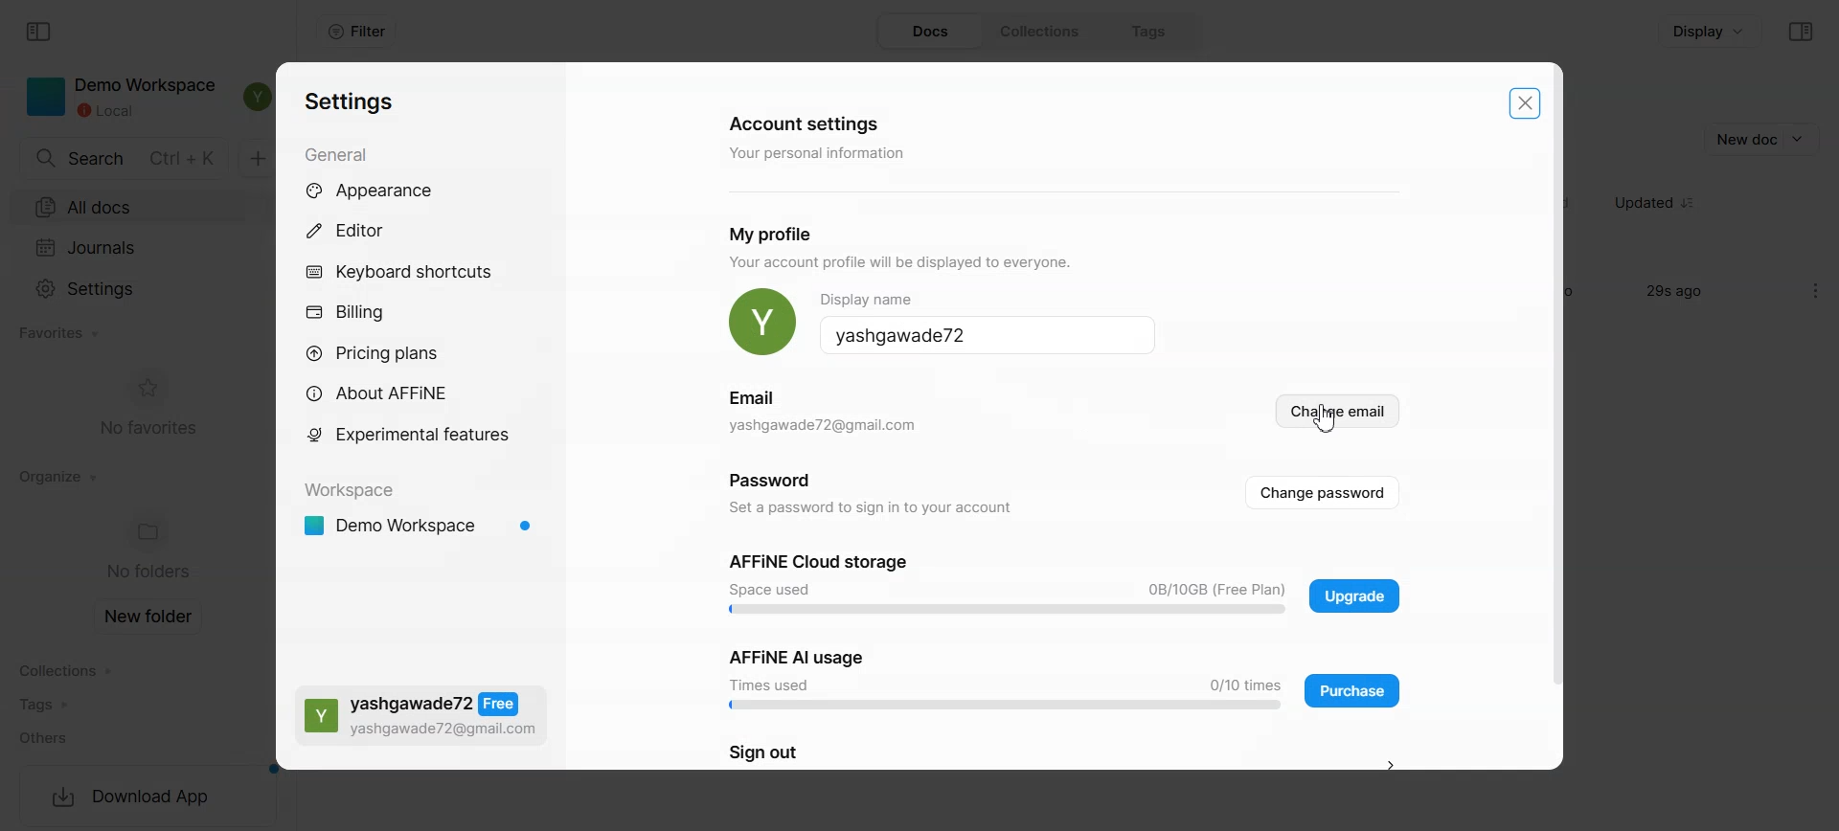 Image resolution: width=1839 pixels, height=831 pixels. What do you see at coordinates (828, 156) in the screenshot?
I see `your personal information` at bounding box center [828, 156].